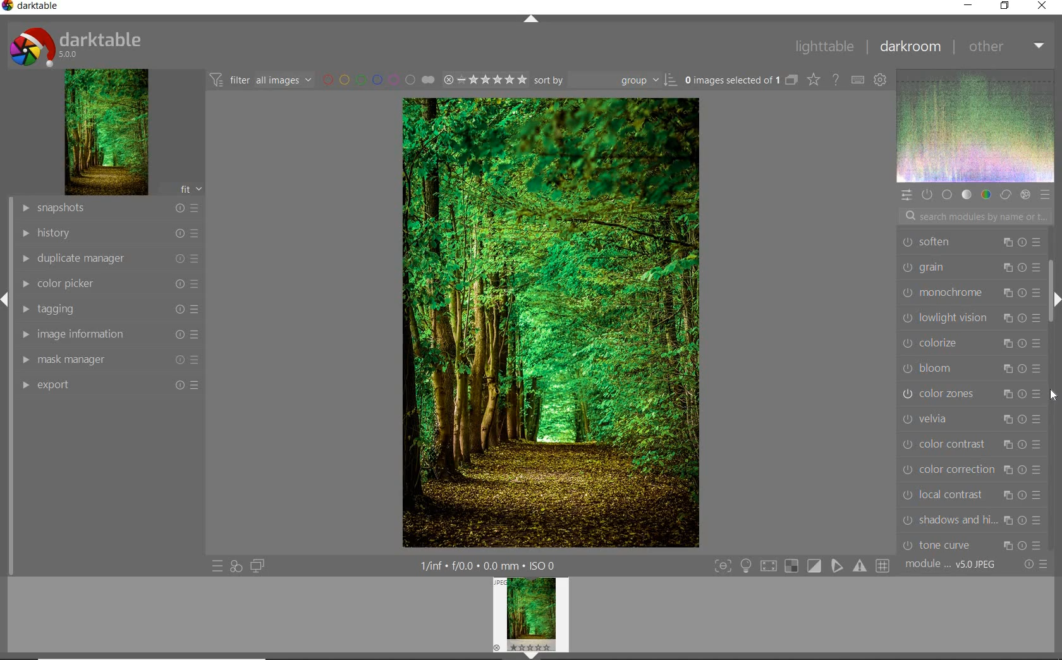 This screenshot has width=1062, height=660. What do you see at coordinates (814, 80) in the screenshot?
I see `CHANGE TYPE OVERRELAY` at bounding box center [814, 80].